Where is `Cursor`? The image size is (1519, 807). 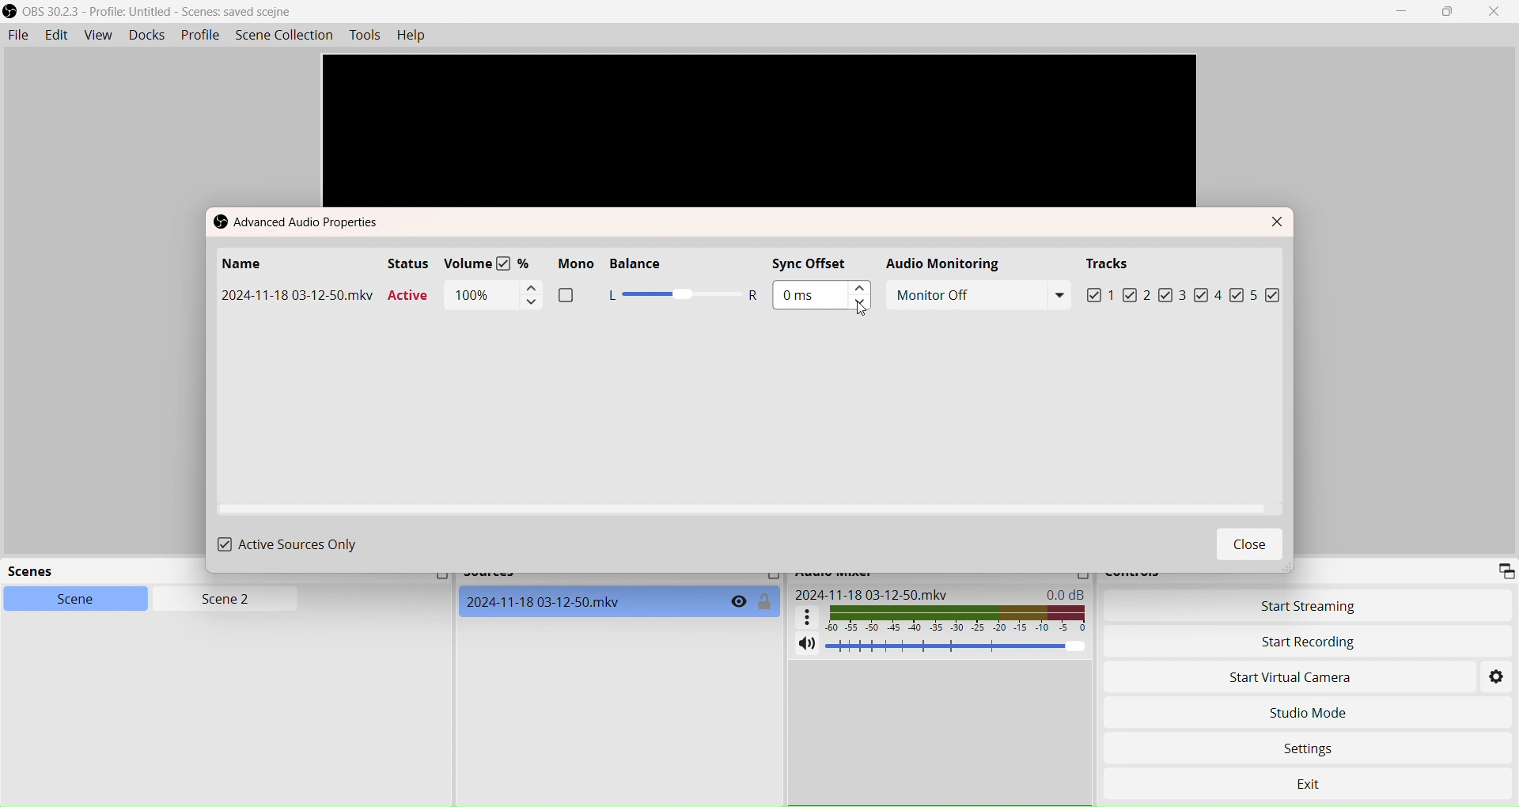
Cursor is located at coordinates (861, 310).